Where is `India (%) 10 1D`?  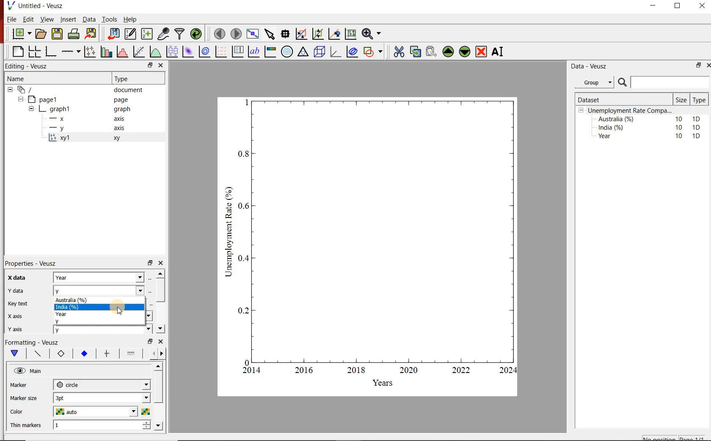 India (%) 10 1D is located at coordinates (650, 127).